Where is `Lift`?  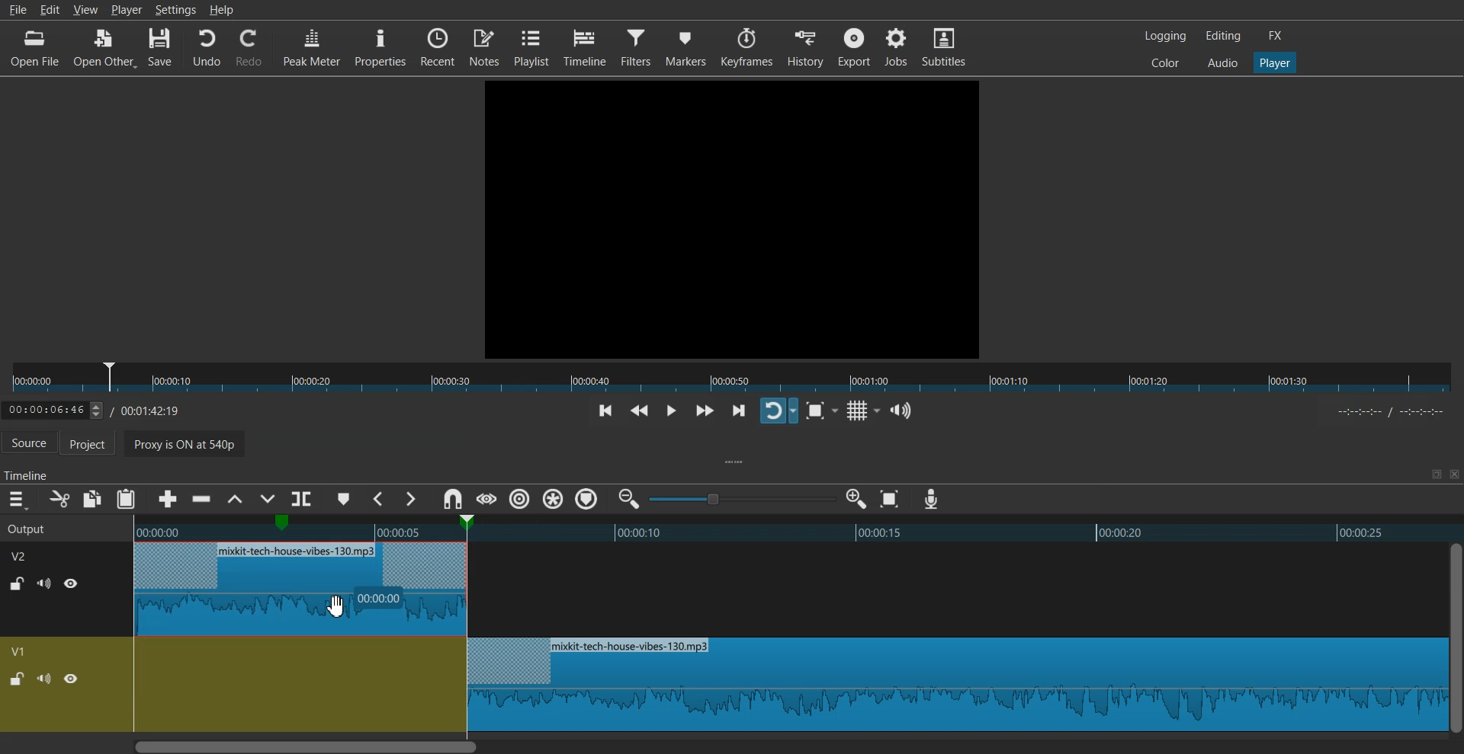 Lift is located at coordinates (234, 500).